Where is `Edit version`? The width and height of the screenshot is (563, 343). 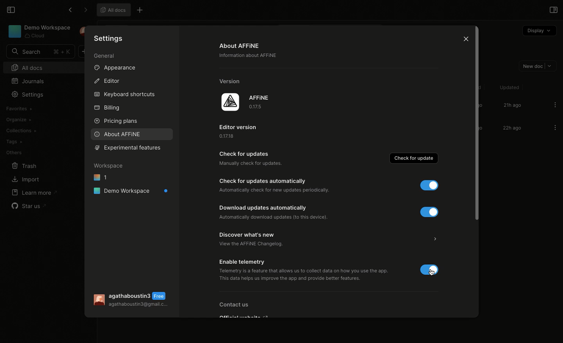 Edit version is located at coordinates (242, 131).